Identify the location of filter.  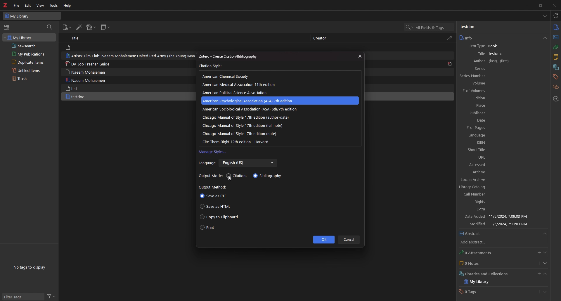
(51, 297).